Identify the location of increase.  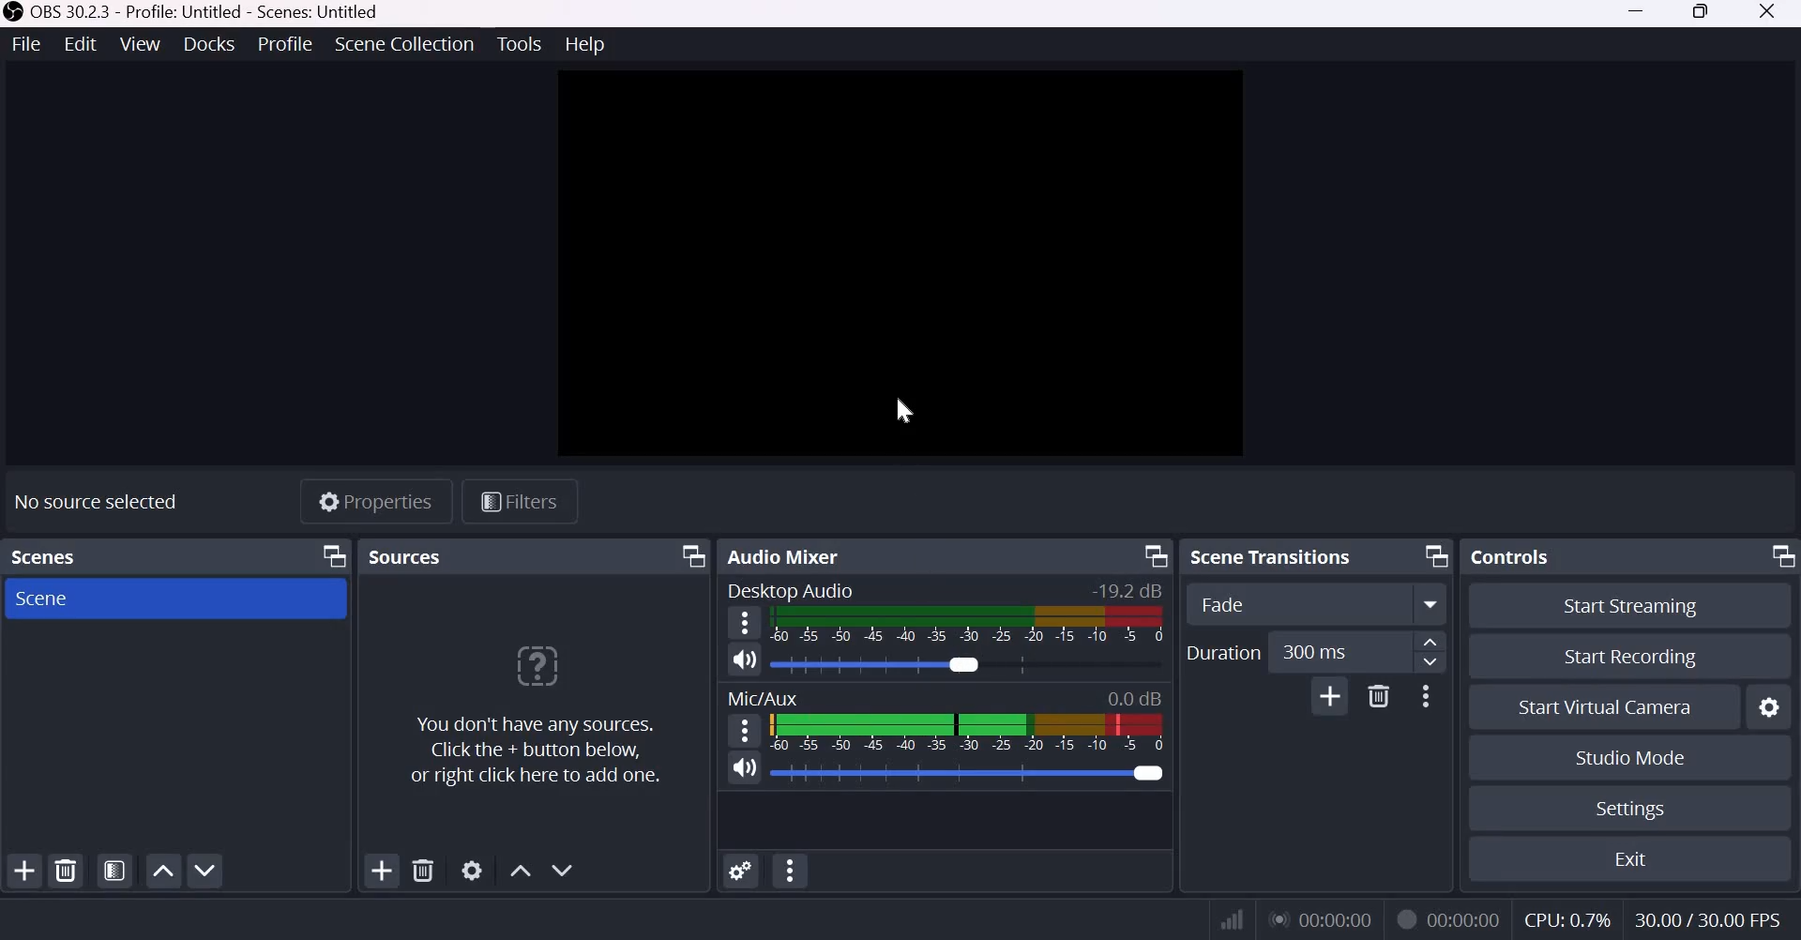
(1431, 644).